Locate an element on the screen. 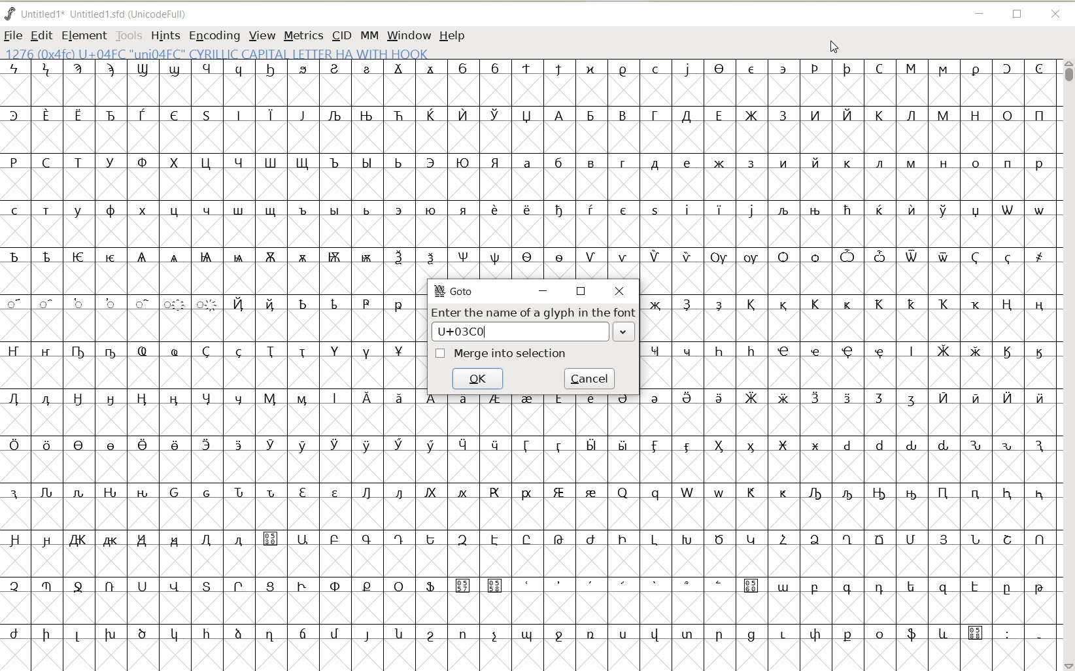  FILE is located at coordinates (12, 35).